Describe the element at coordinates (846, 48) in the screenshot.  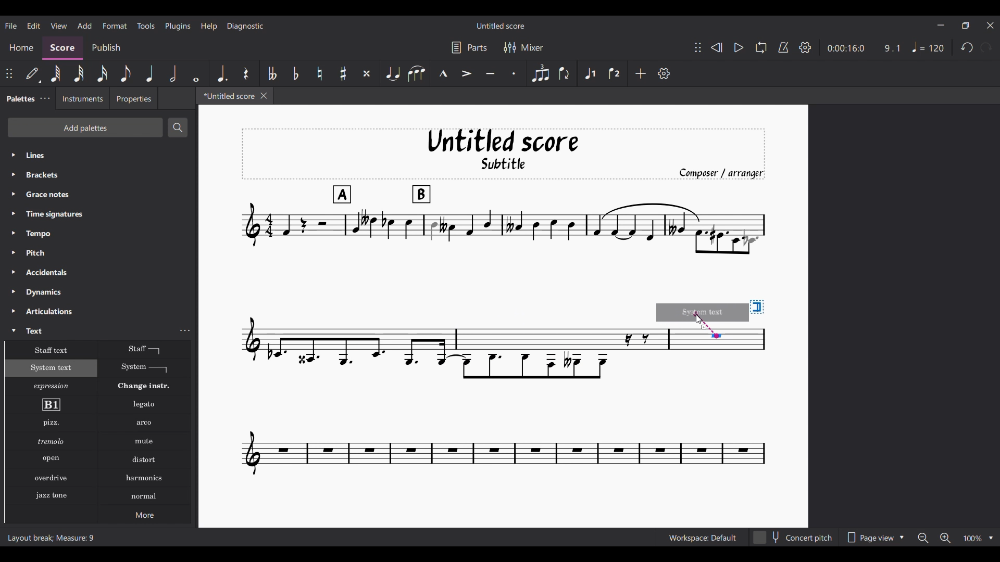
I see `0:00:16:0` at that location.